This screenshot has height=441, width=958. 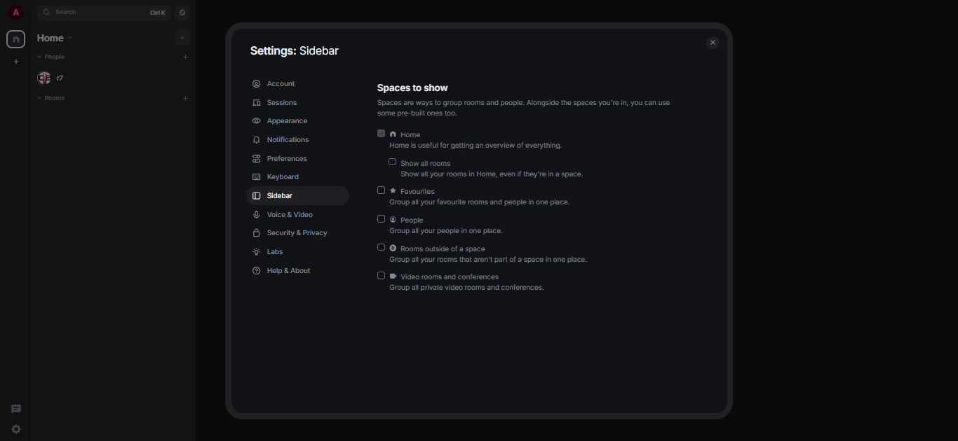 What do you see at coordinates (58, 99) in the screenshot?
I see `rooms` at bounding box center [58, 99].